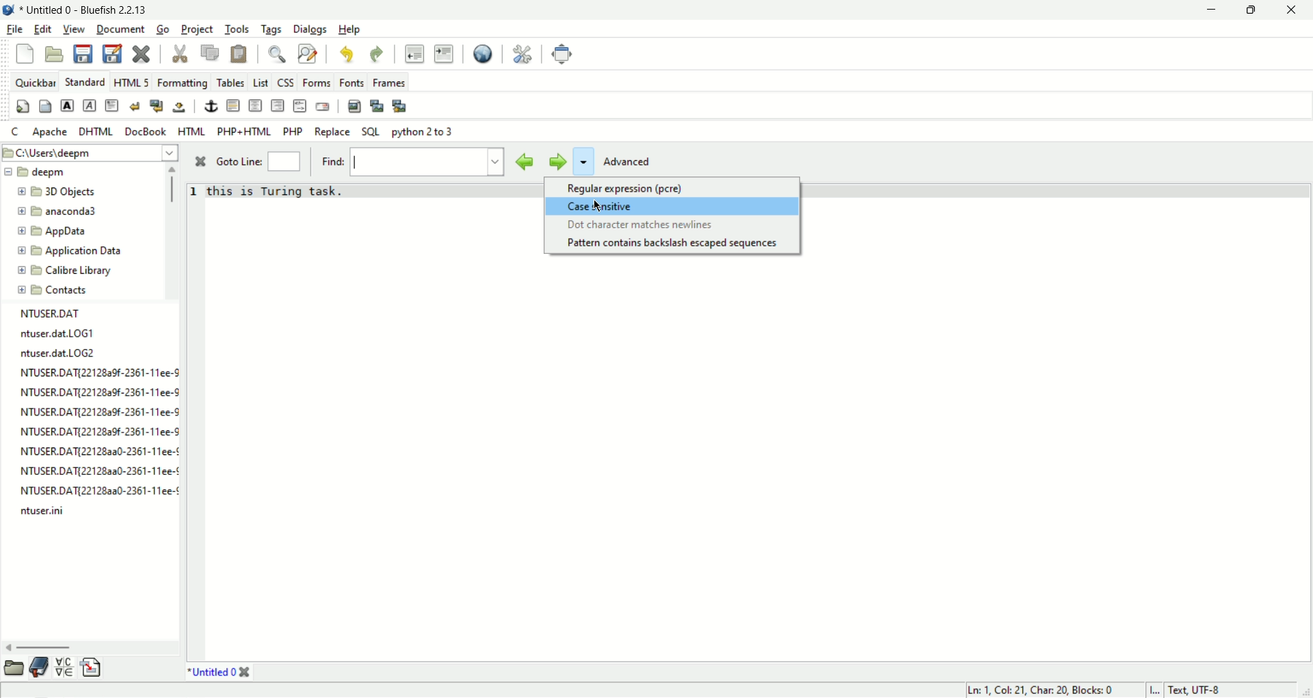 This screenshot has height=698, width=1313. What do you see at coordinates (55, 55) in the screenshot?
I see `open file` at bounding box center [55, 55].